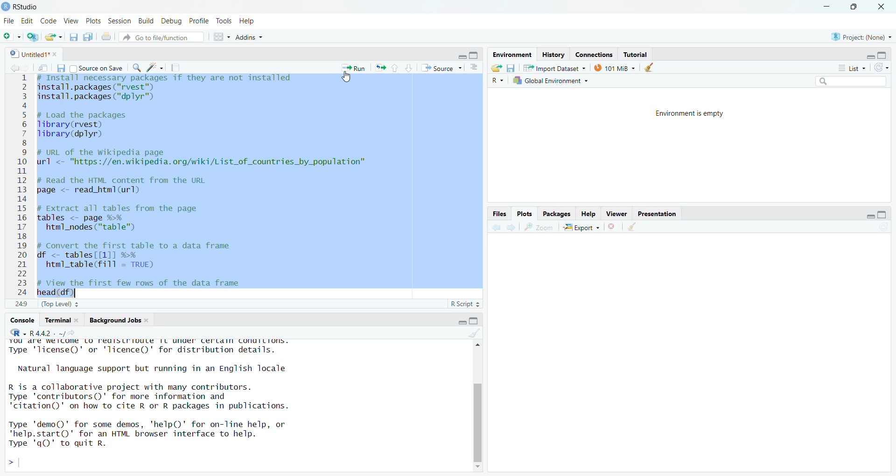  Describe the element at coordinates (200, 21) in the screenshot. I see `Profile` at that location.